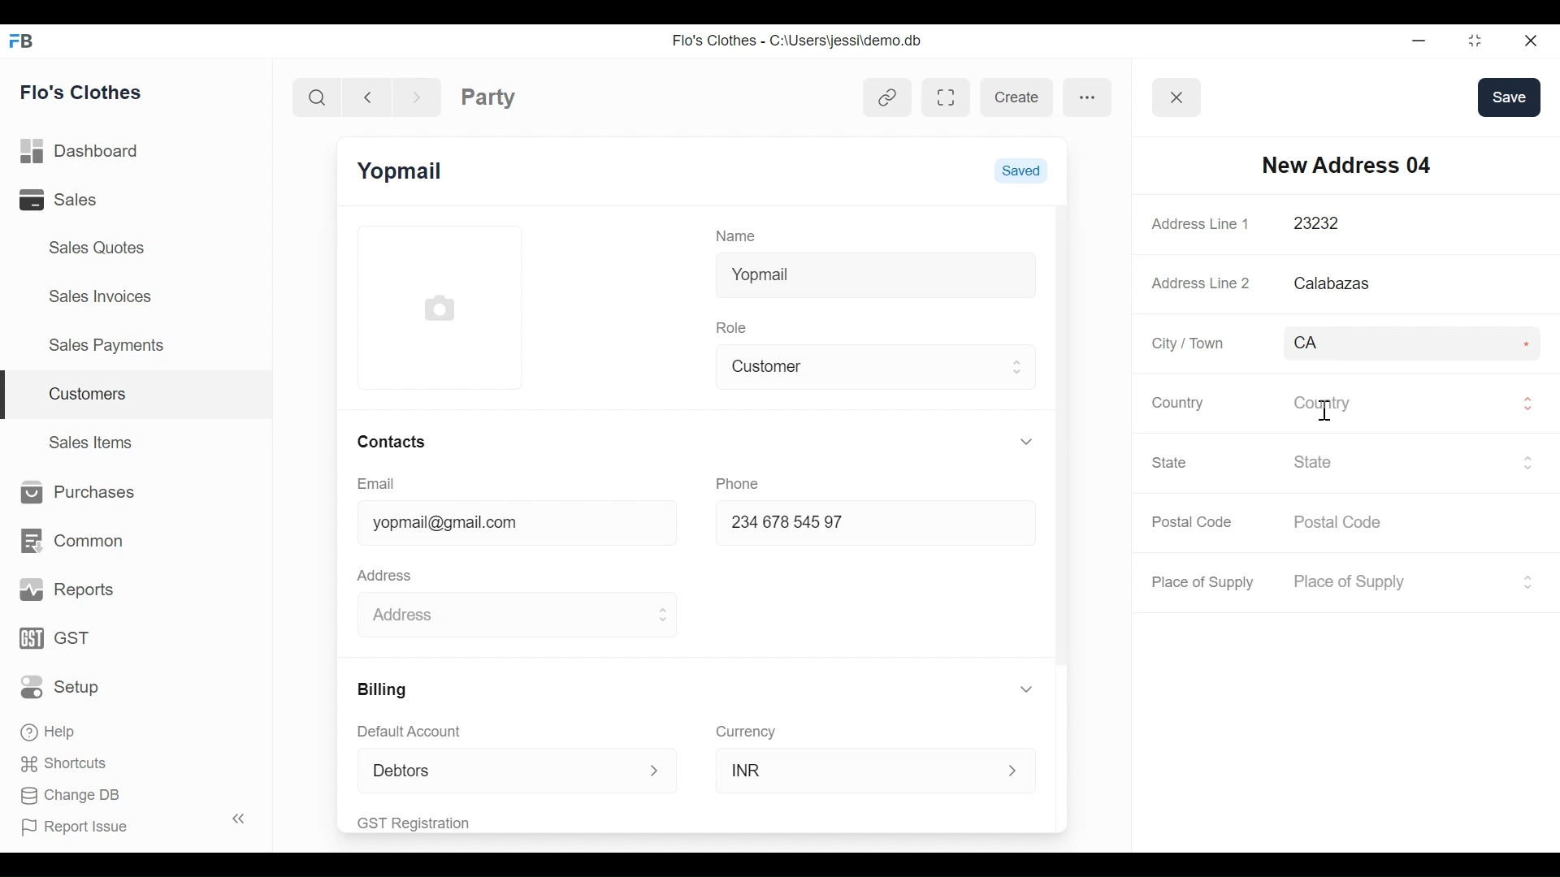 The image size is (1560, 877). I want to click on View linked entries, so click(887, 100).